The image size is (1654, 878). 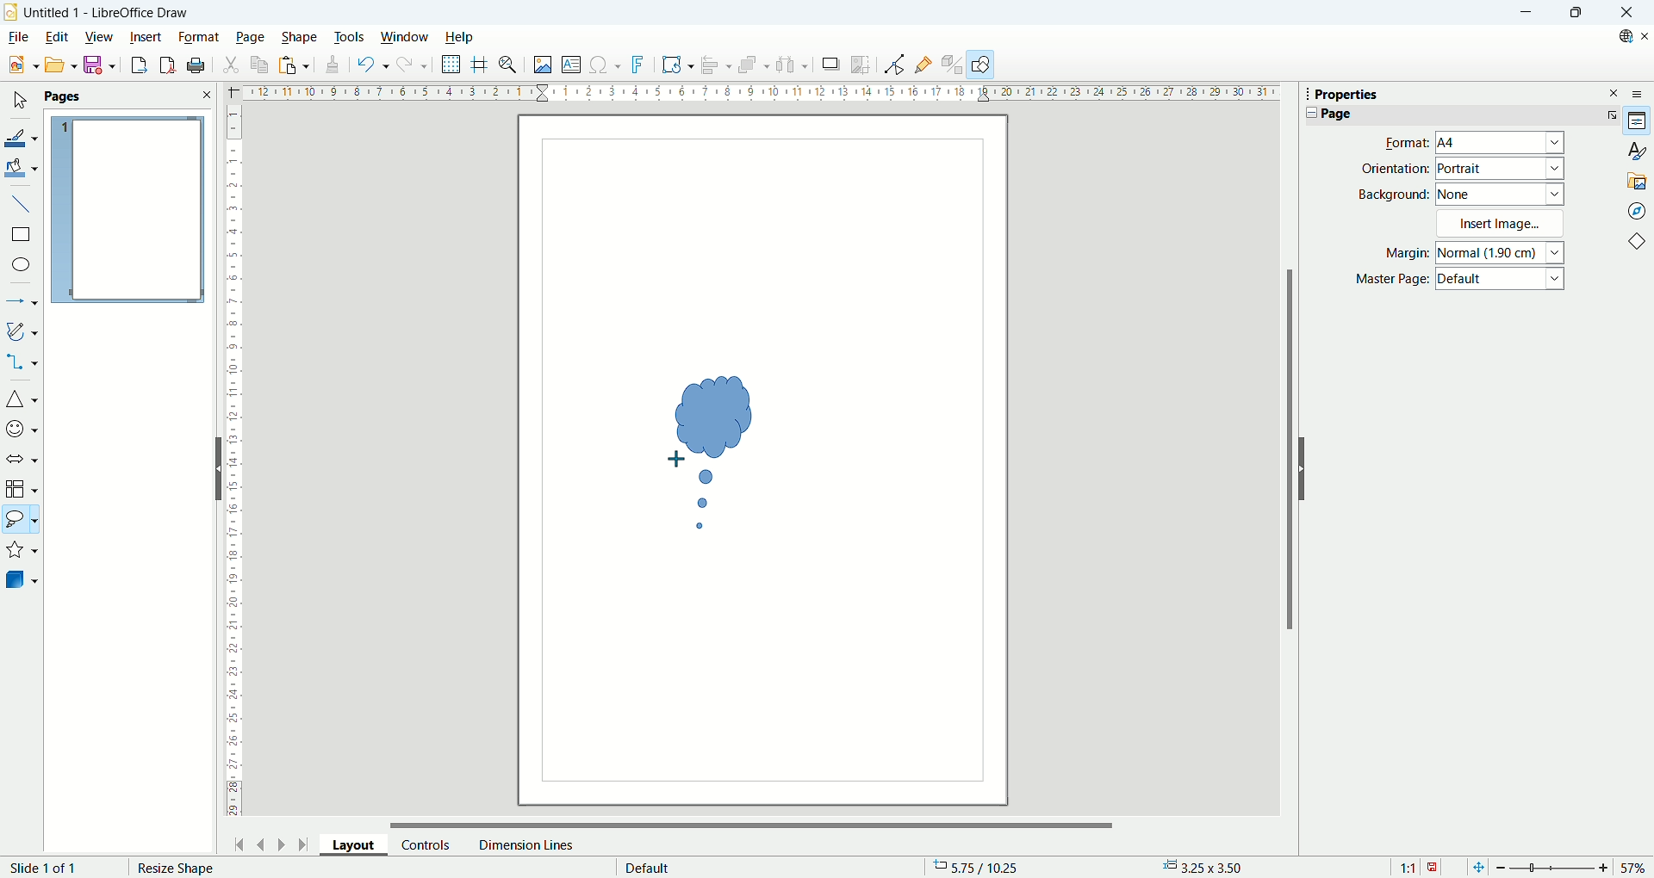 I want to click on minimize, so click(x=1524, y=13).